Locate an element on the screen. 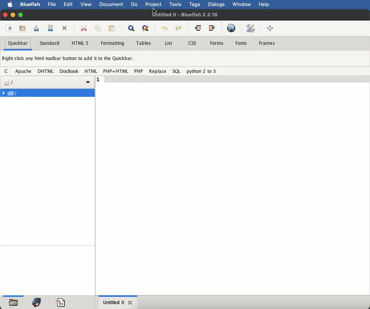 The height and width of the screenshot is (309, 370). python 2 to 3 is located at coordinates (202, 71).